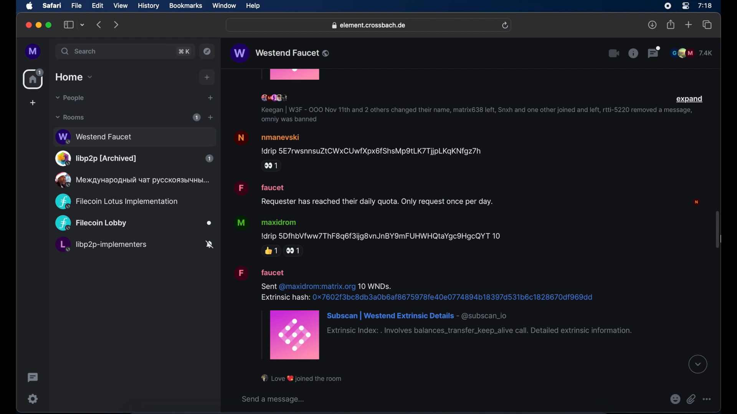 The height and width of the screenshot is (414, 737). I want to click on side ye reaction, so click(295, 251).